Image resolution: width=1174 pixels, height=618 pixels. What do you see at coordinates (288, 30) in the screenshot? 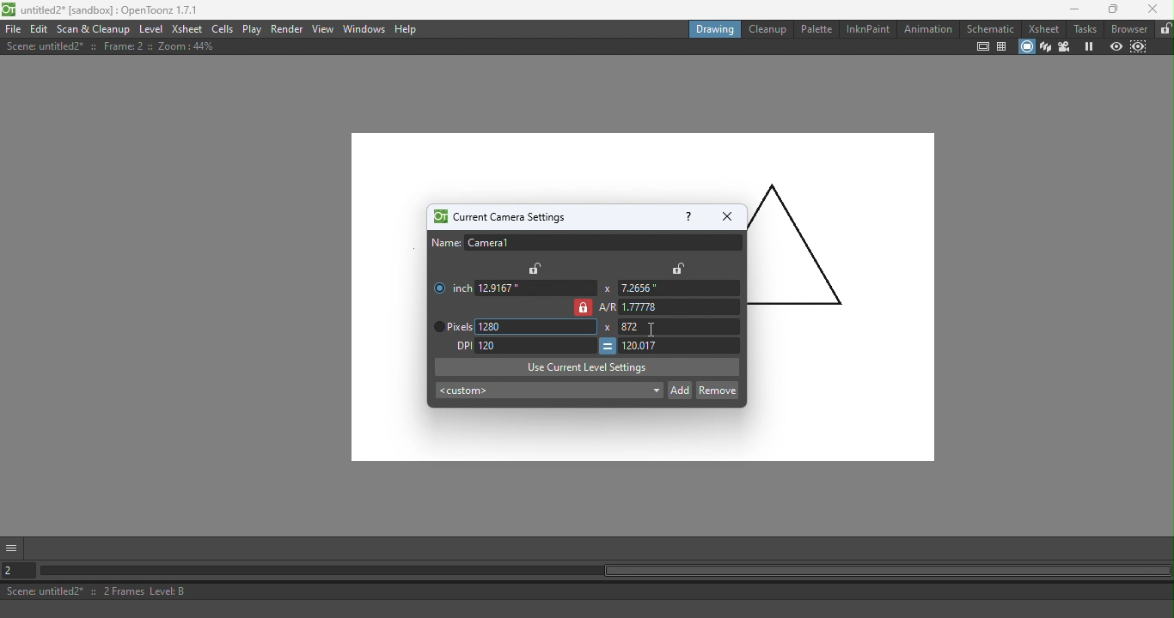
I see `Render` at bounding box center [288, 30].